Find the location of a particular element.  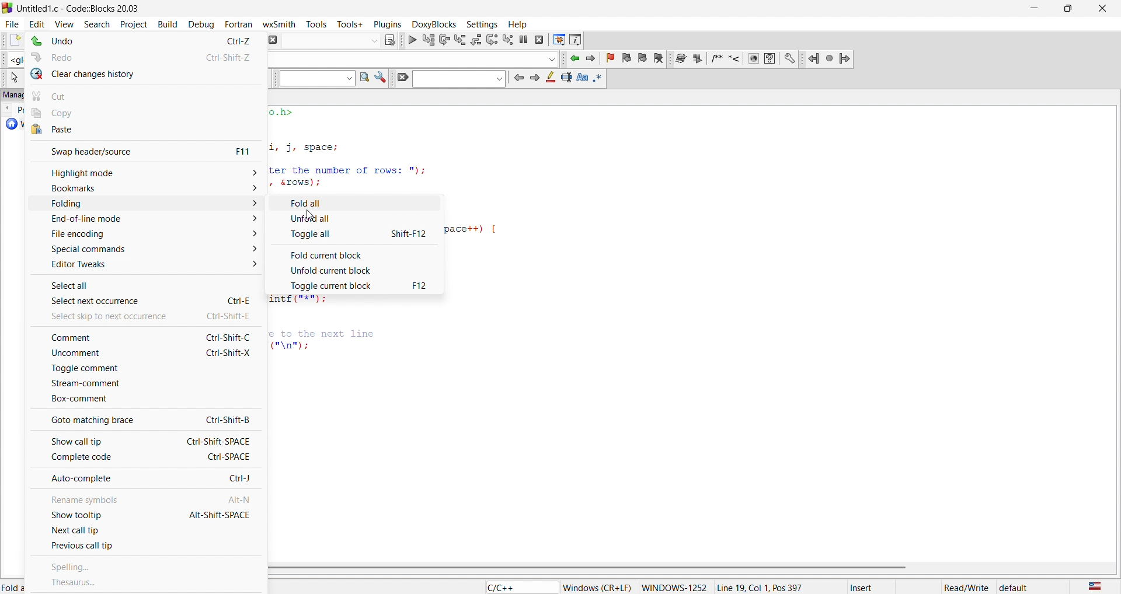

clear changes history is located at coordinates (146, 74).